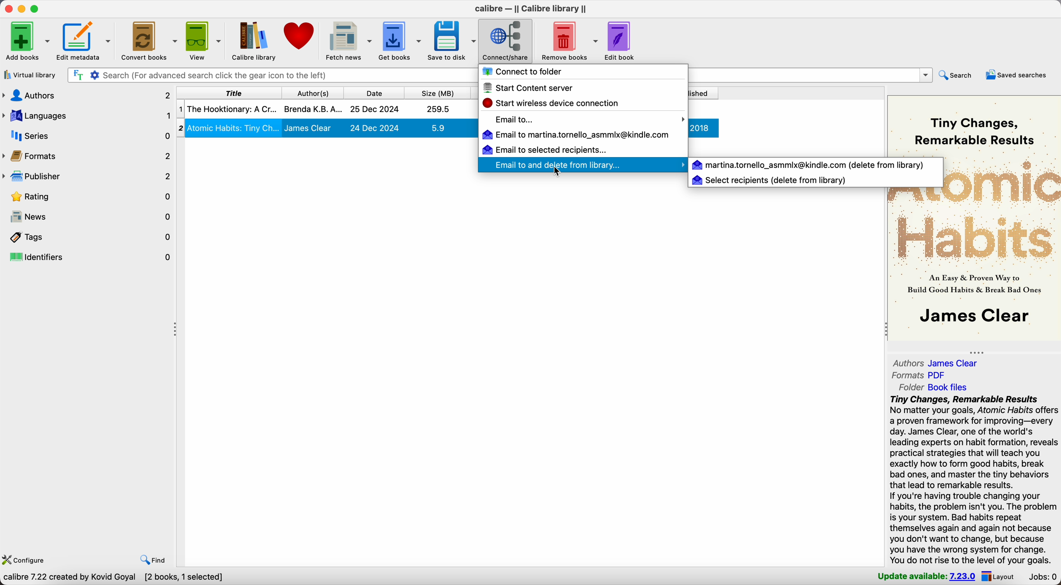 This screenshot has width=1061, height=585. Describe the element at coordinates (554, 103) in the screenshot. I see `start wireless device connection` at that location.